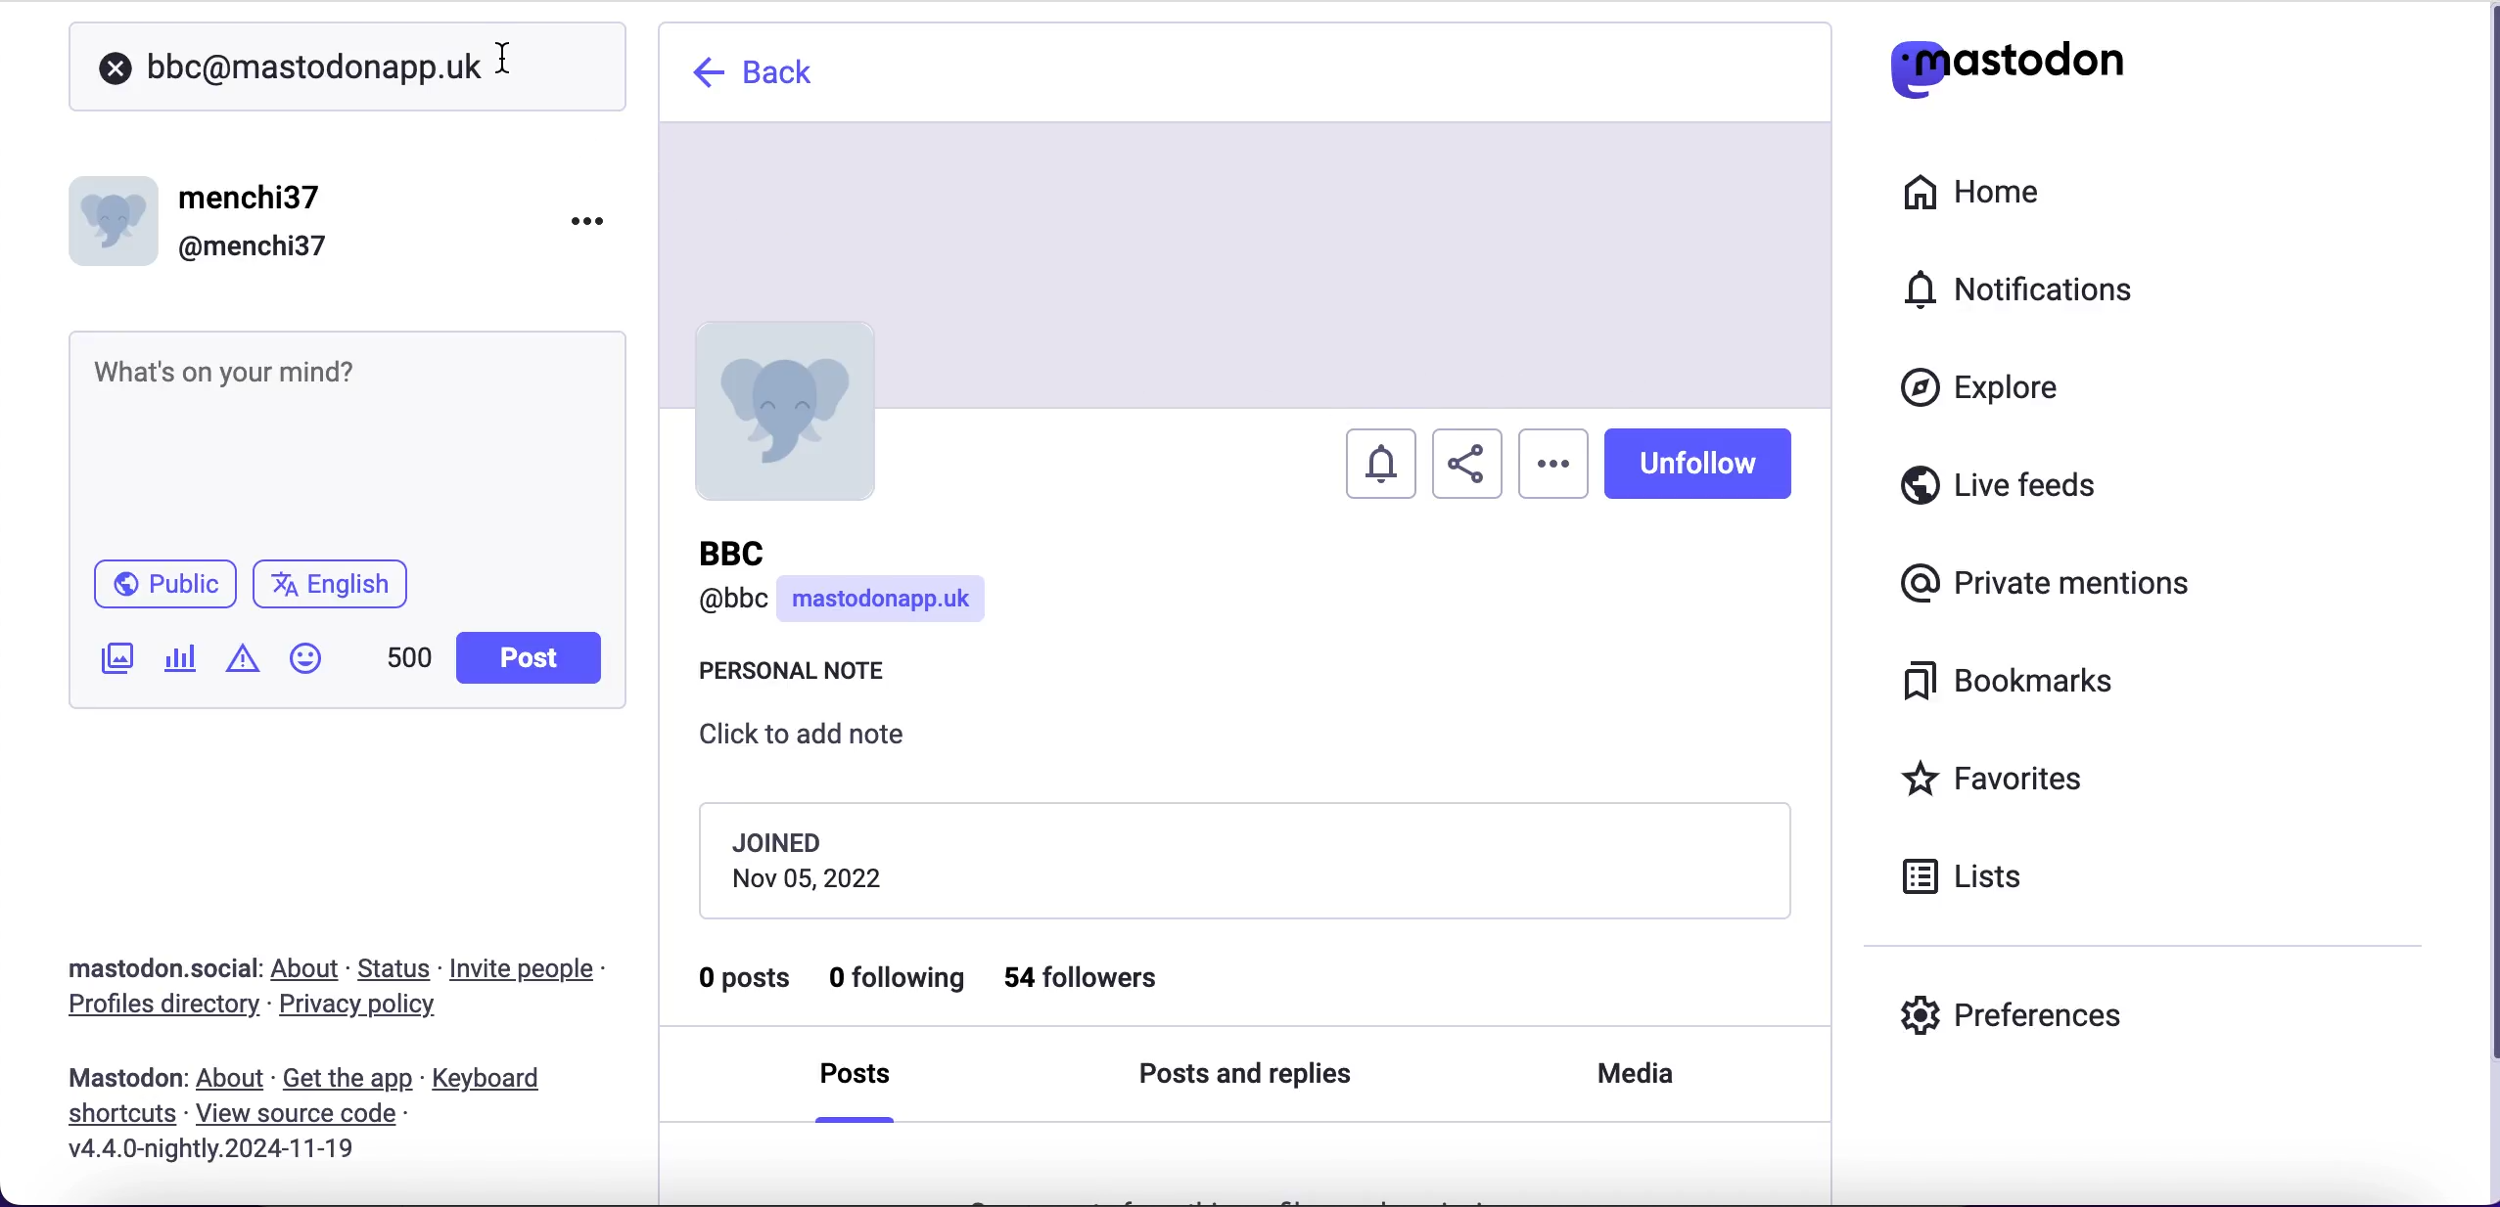  Describe the element at coordinates (1098, 978) in the screenshot. I see `54 followers` at that location.